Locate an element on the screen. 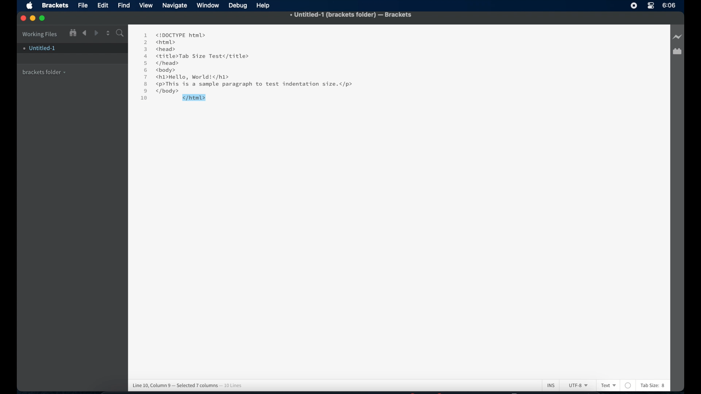 The width and height of the screenshot is (701, 394). Recording is located at coordinates (651, 6).